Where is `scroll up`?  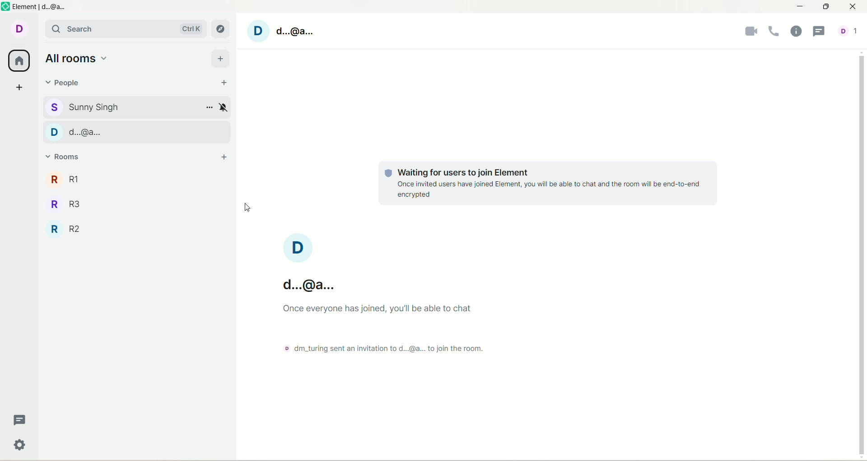 scroll up is located at coordinates (862, 52).